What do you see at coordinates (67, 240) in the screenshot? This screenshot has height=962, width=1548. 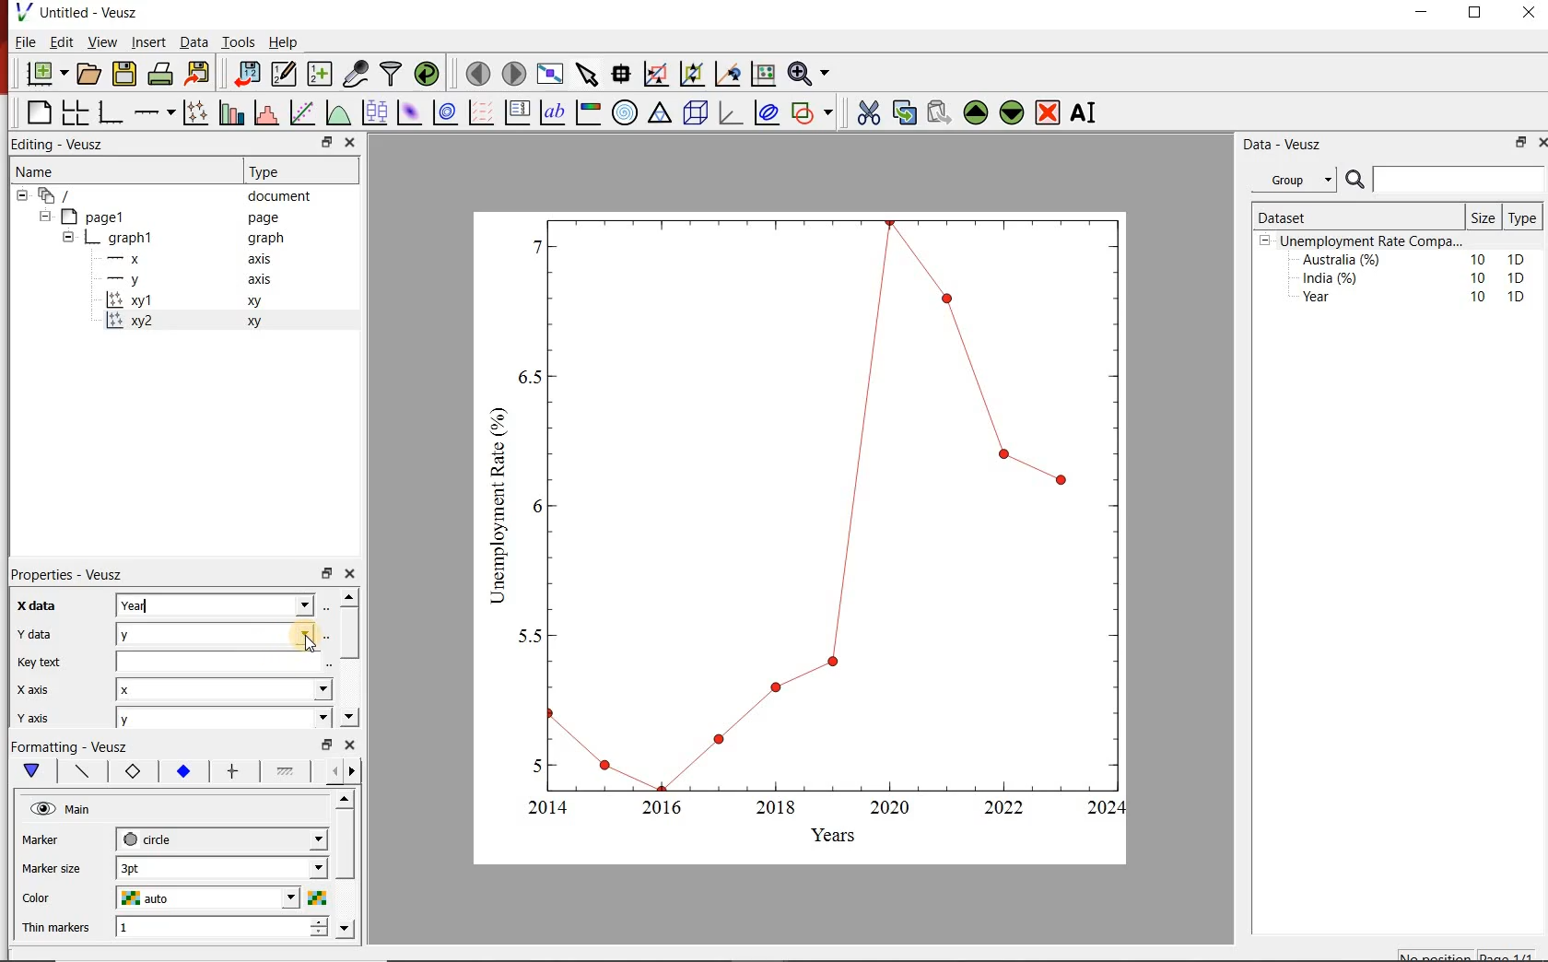 I see `collapse` at bounding box center [67, 240].